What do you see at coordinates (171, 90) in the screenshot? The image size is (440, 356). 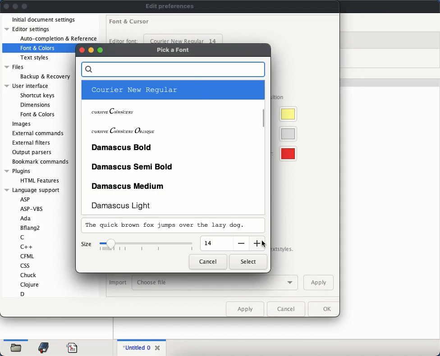 I see `courier new regular` at bounding box center [171, 90].